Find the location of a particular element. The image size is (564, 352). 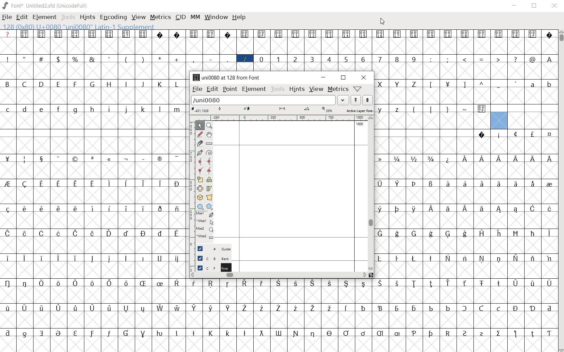

glyph is located at coordinates (177, 233).